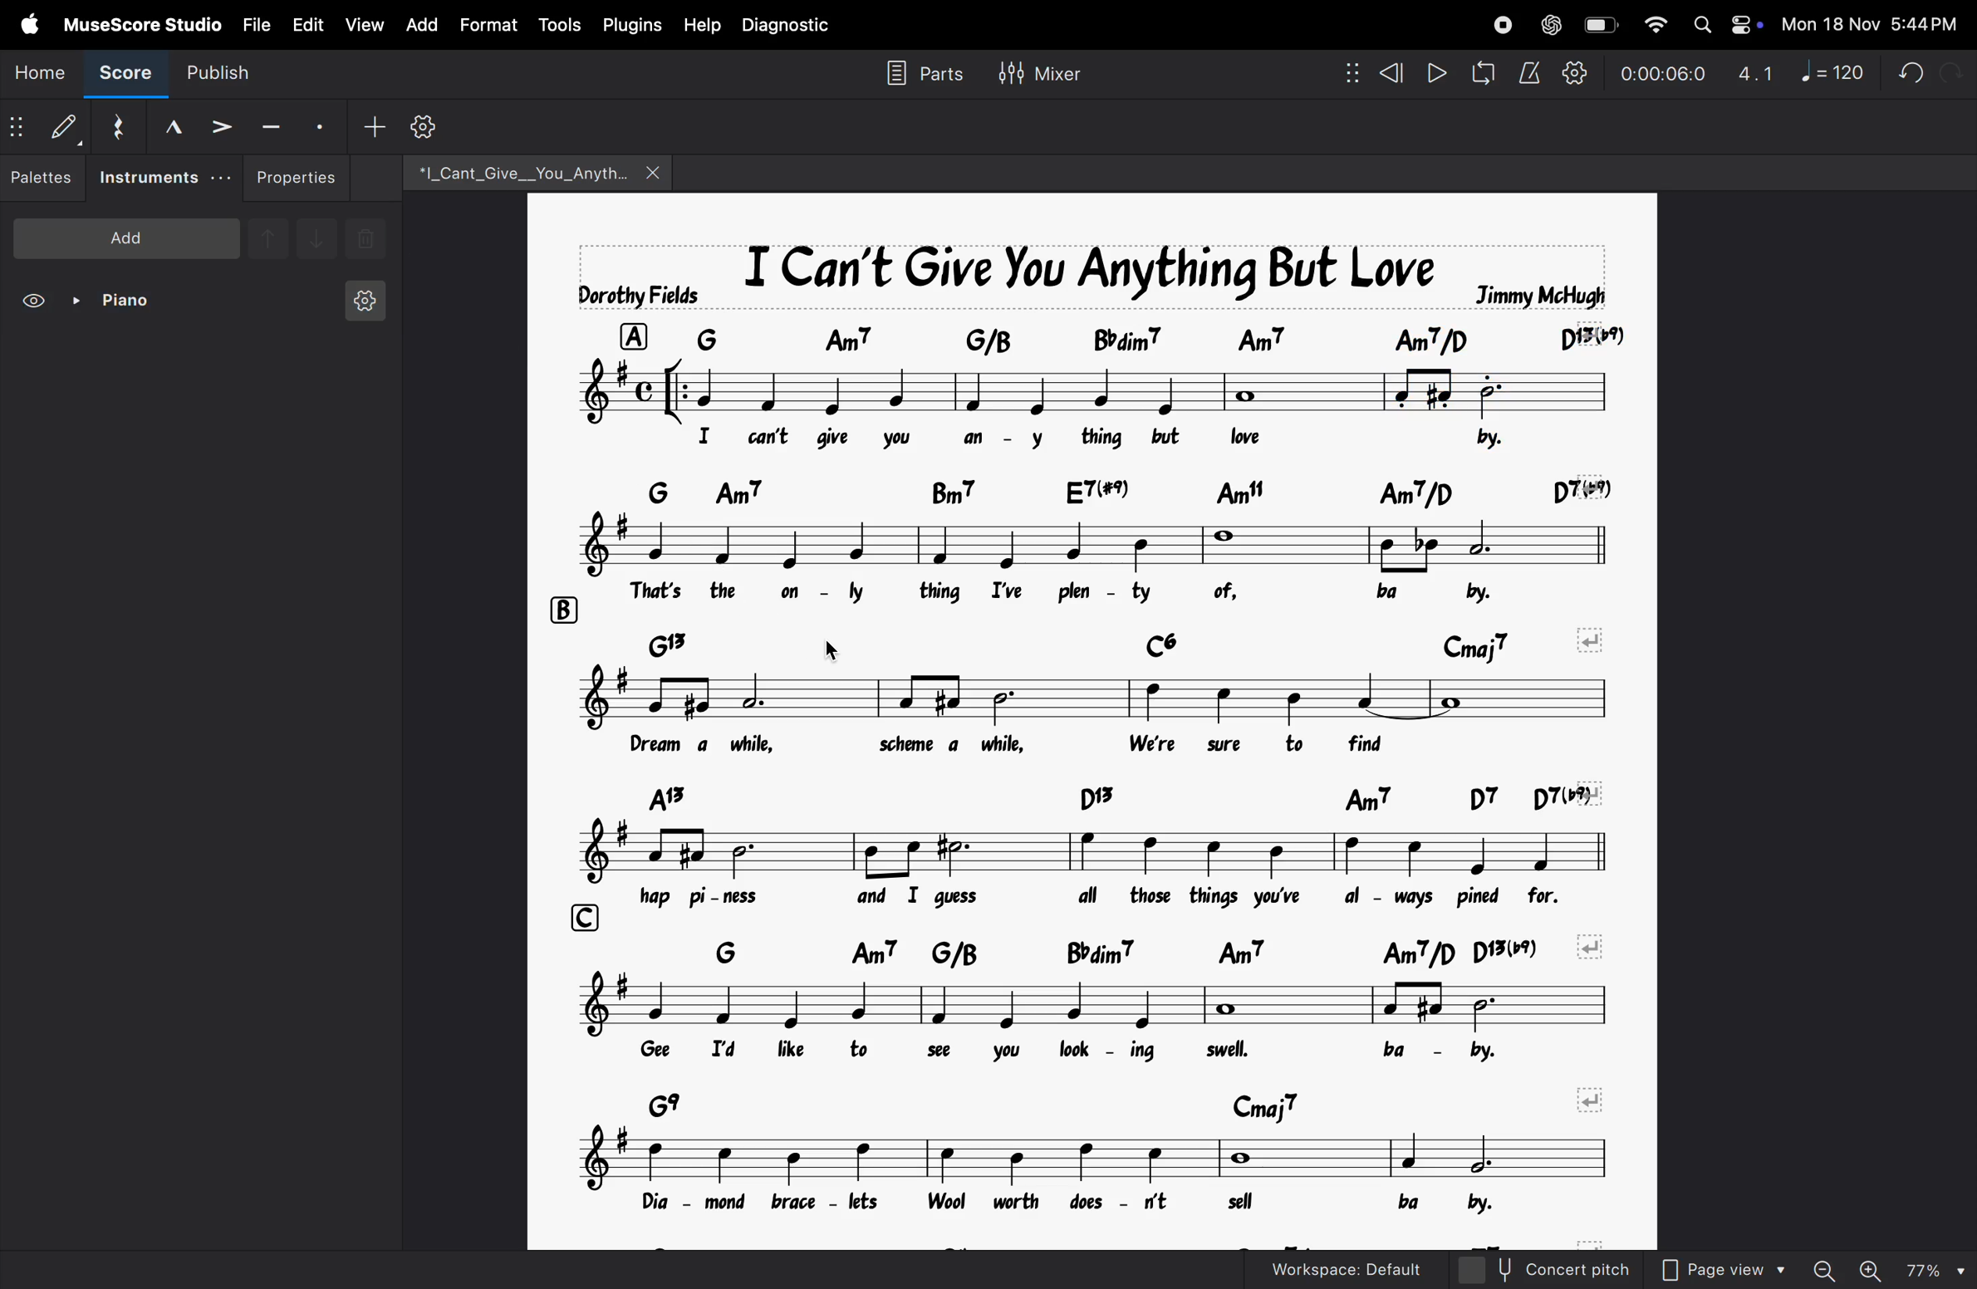  I want to click on loopback, so click(1482, 72).